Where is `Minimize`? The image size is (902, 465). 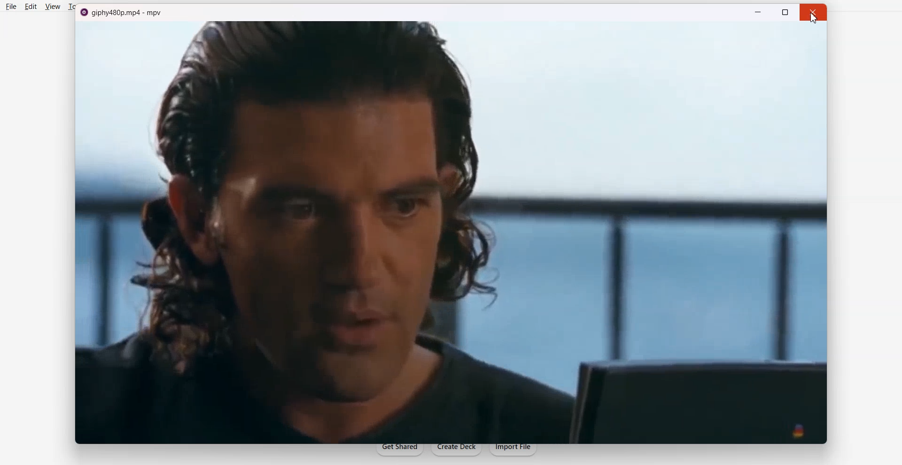 Minimize is located at coordinates (757, 12).